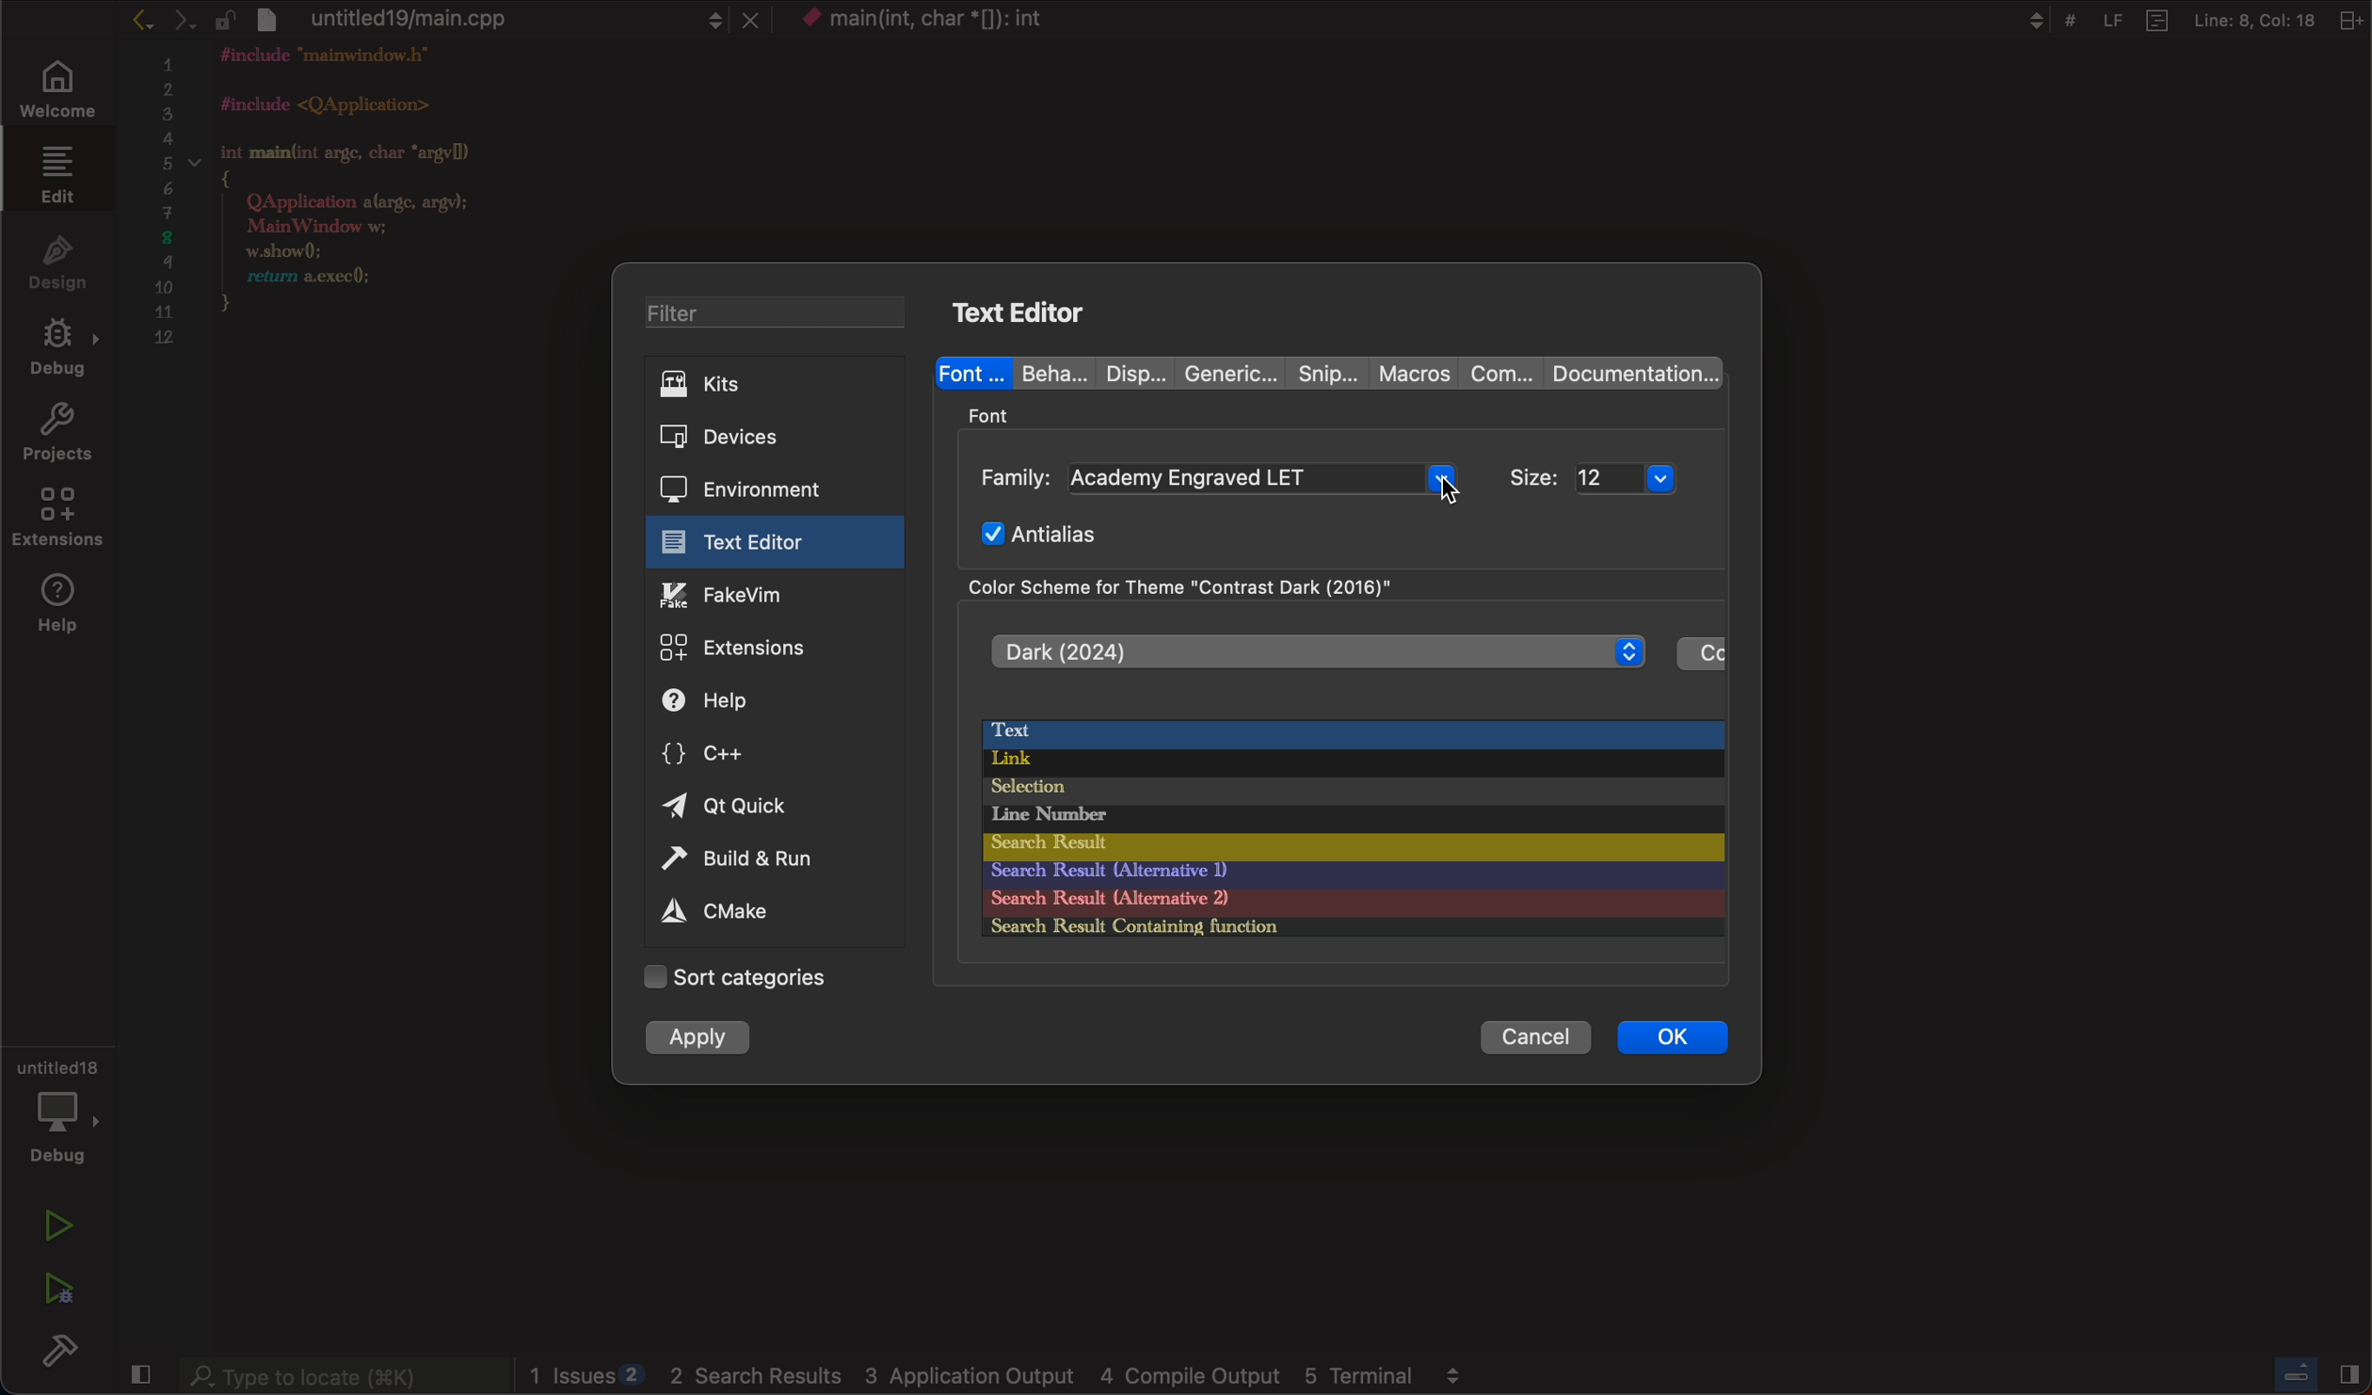  Describe the element at coordinates (59, 607) in the screenshot. I see `help` at that location.